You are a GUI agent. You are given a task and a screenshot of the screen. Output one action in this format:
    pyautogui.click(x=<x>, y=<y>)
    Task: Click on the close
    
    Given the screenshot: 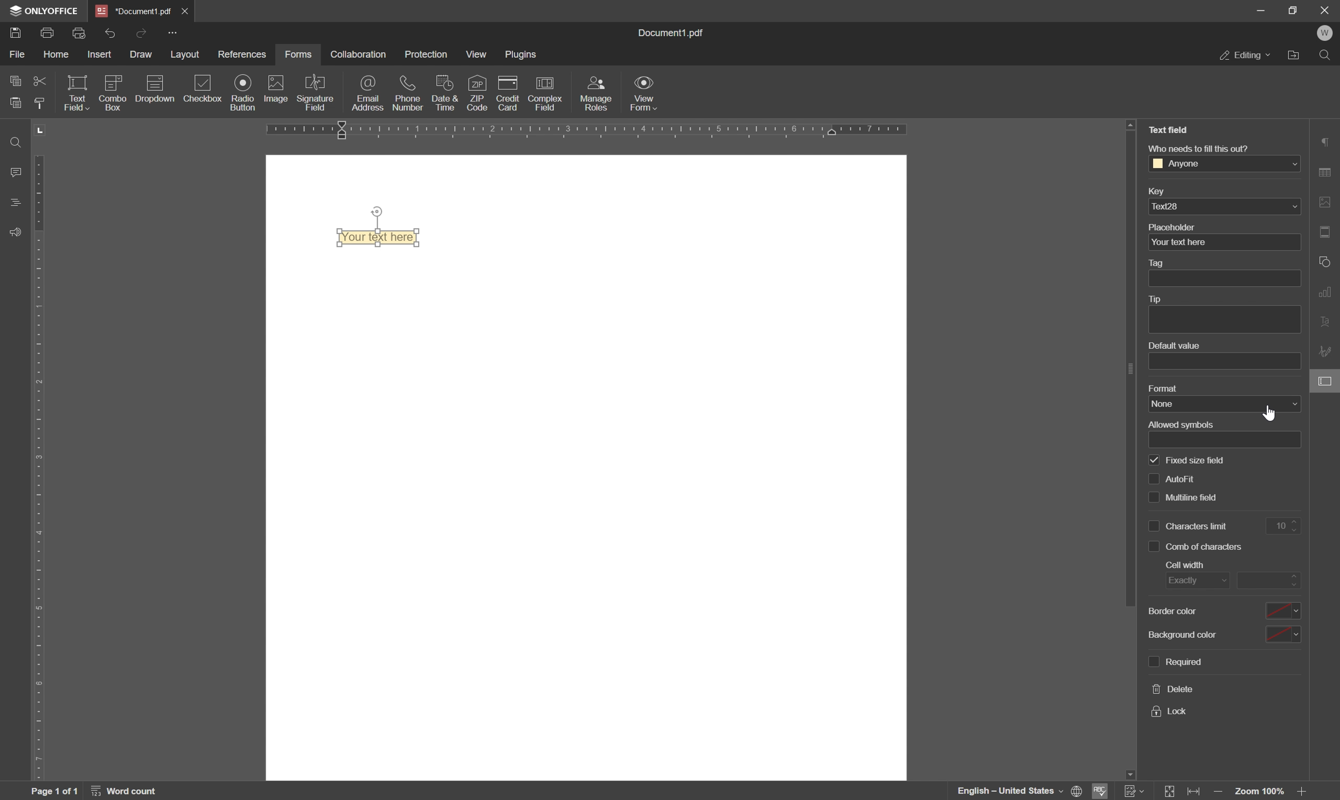 What is the action you would take?
    pyautogui.click(x=1325, y=10)
    